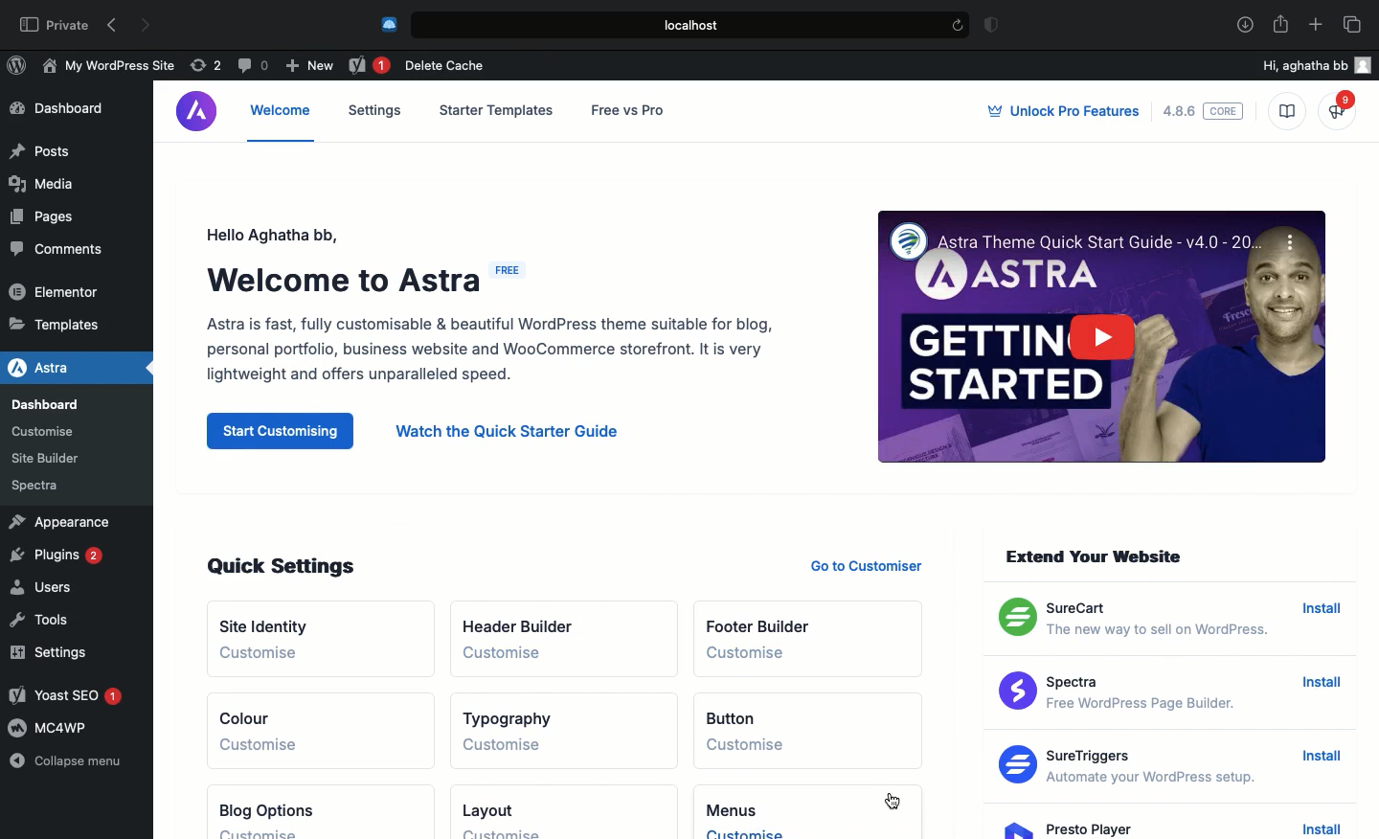 The height and width of the screenshot is (839, 1379). Describe the element at coordinates (496, 354) in the screenshot. I see `Astra is fast, fully customisable & beautiful WordPress theme suitable for blog,
personal portfolio, business website and WooCommerce storefront. It is very
lightweight and offers unparalleled speed.` at that location.